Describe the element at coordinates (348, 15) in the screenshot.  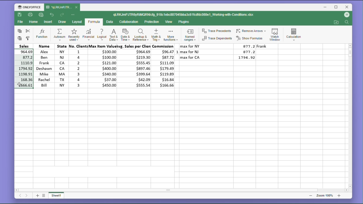
I see `account  logo` at that location.